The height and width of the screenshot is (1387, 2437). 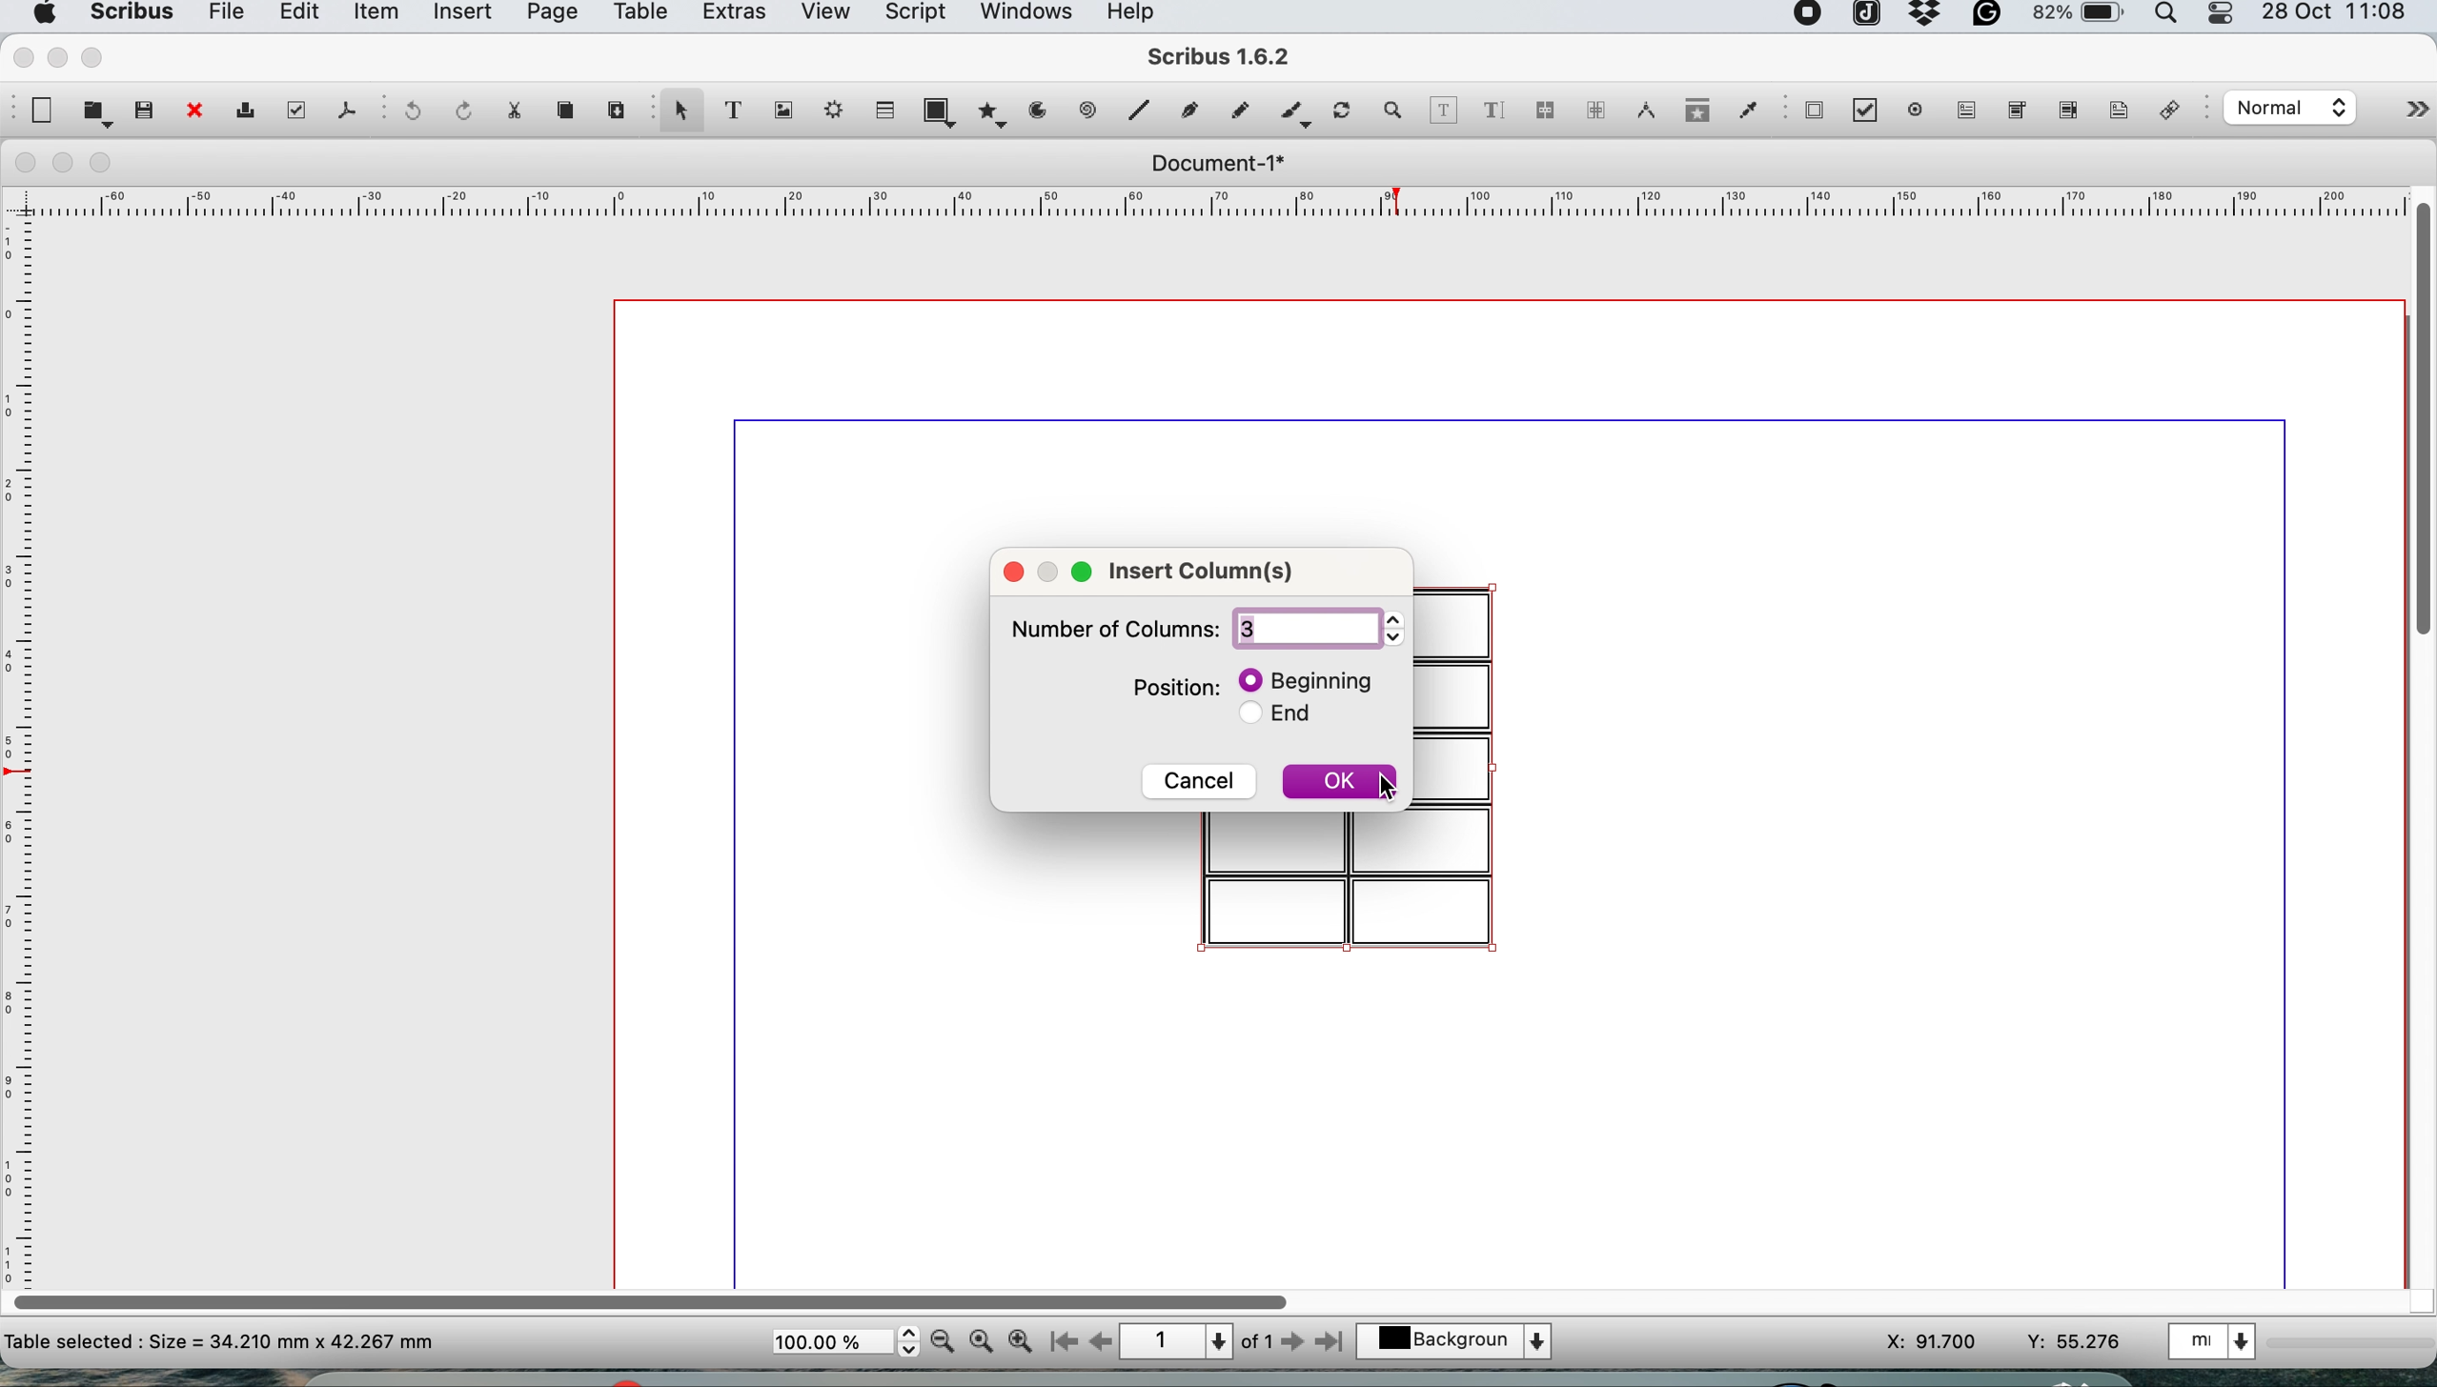 What do you see at coordinates (97, 56) in the screenshot?
I see `maximise` at bounding box center [97, 56].